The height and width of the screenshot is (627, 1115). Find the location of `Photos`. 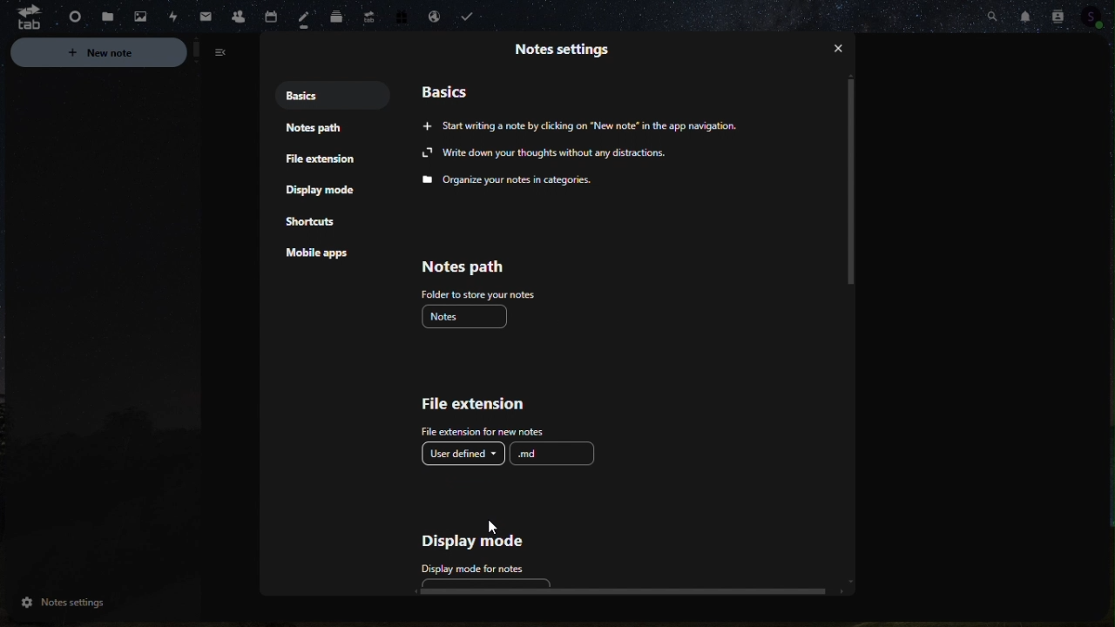

Photos is located at coordinates (140, 17).